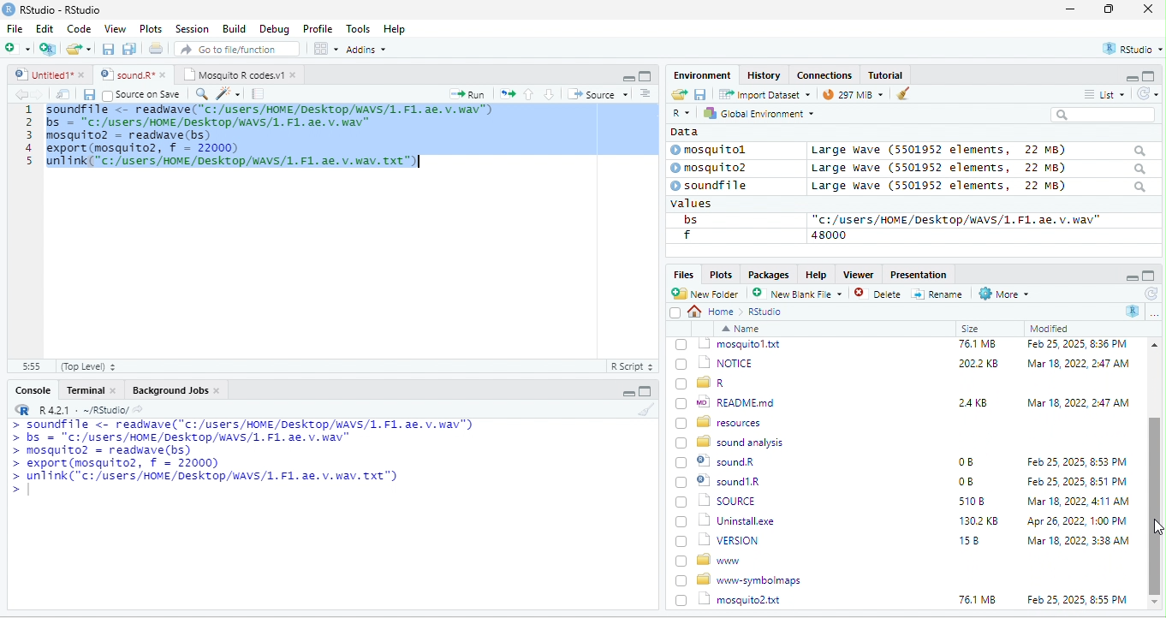 This screenshot has width=1166, height=618. What do you see at coordinates (880, 294) in the screenshot?
I see `Delete` at bounding box center [880, 294].